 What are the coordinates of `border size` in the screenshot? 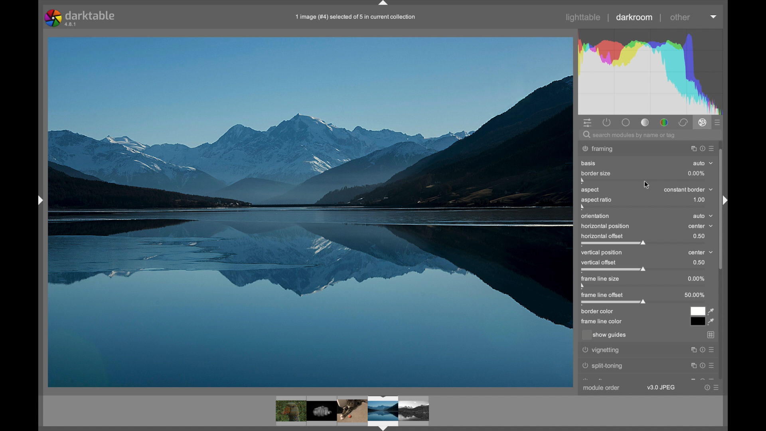 It's located at (598, 177).